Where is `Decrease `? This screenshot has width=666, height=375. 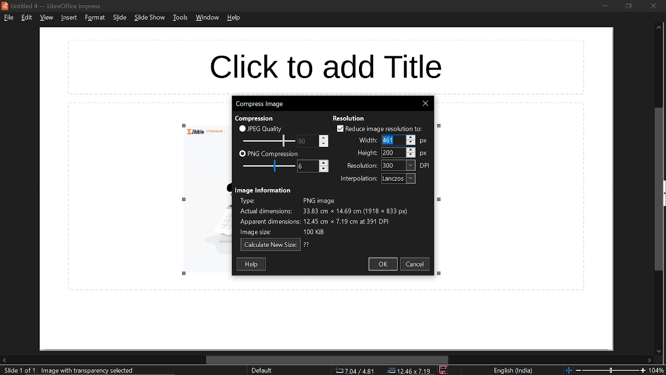 Decrease  is located at coordinates (411, 143).